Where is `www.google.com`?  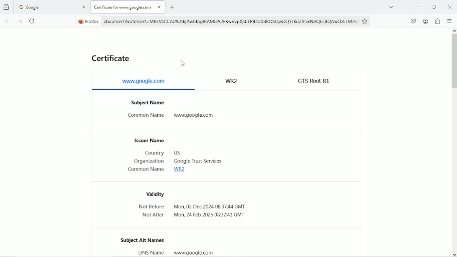
www.google.com is located at coordinates (193, 252).